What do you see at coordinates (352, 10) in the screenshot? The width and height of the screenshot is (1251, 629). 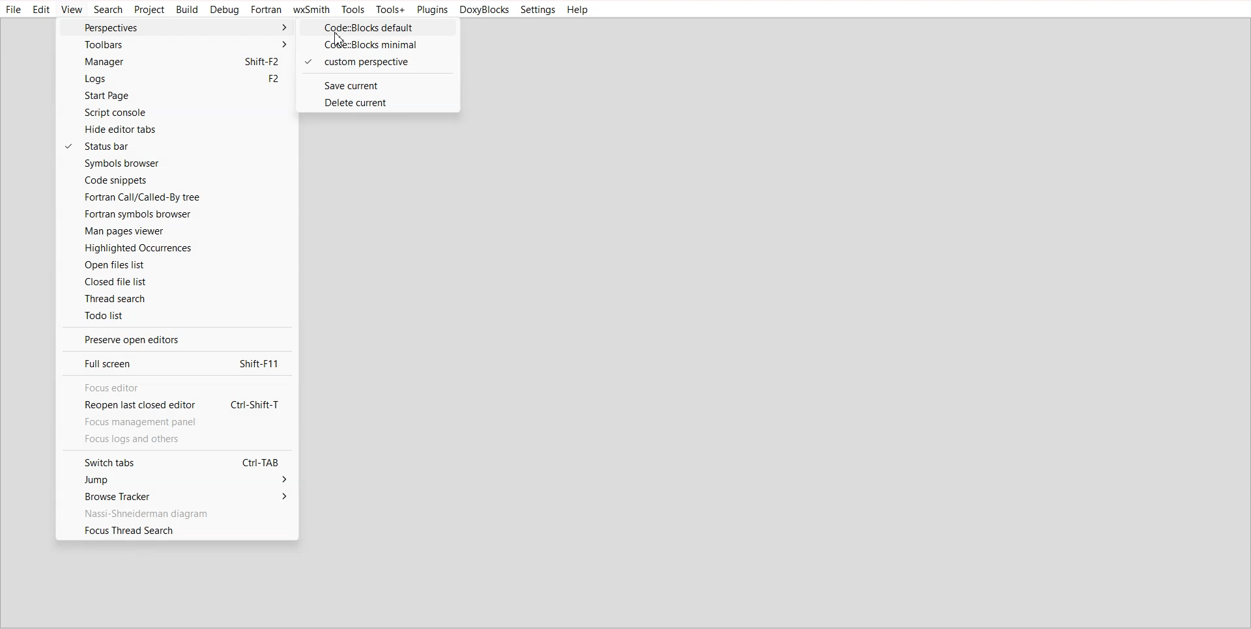 I see `Tools` at bounding box center [352, 10].